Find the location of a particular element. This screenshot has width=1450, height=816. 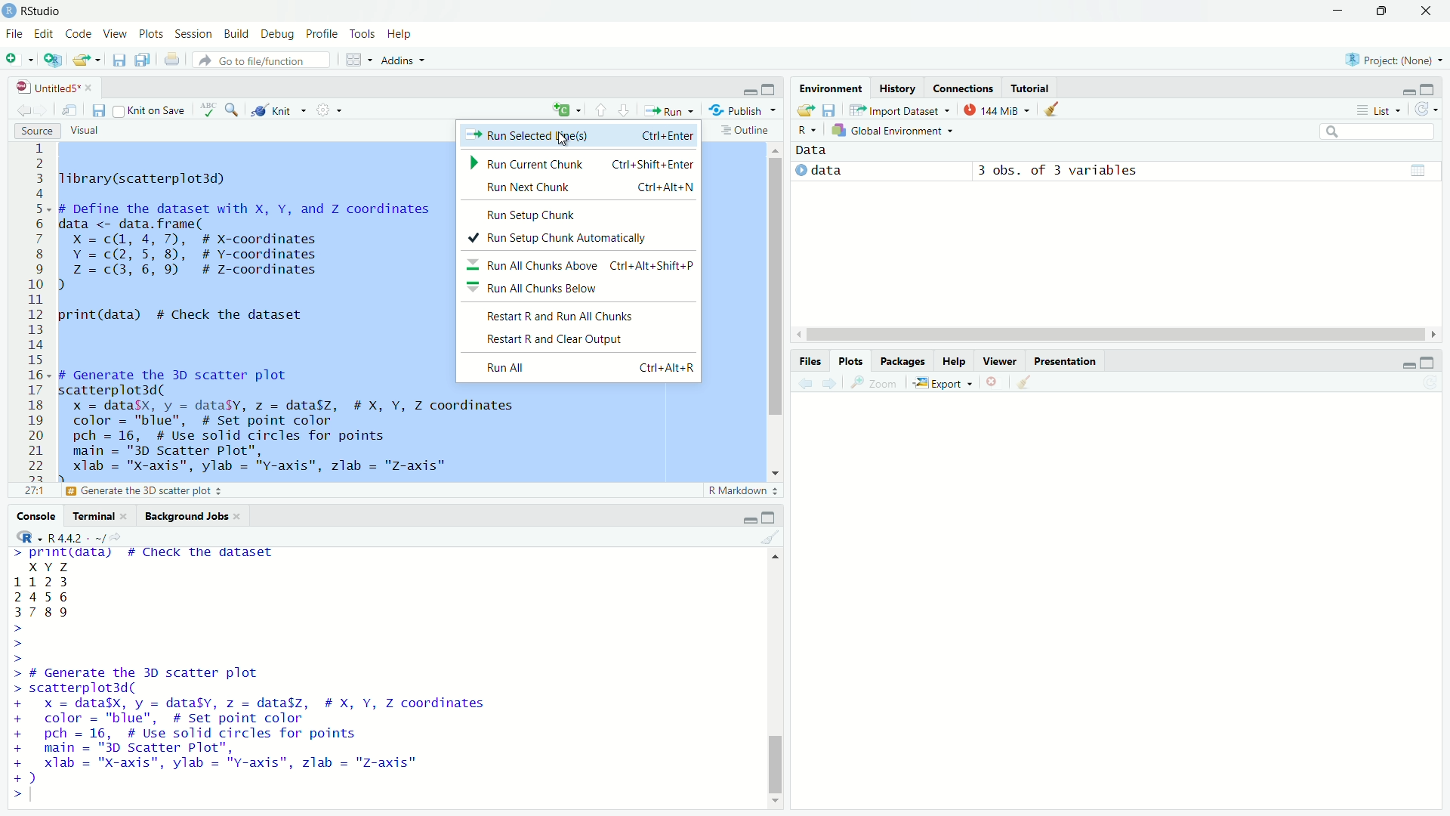

insert a new code chunk is located at coordinates (569, 110).